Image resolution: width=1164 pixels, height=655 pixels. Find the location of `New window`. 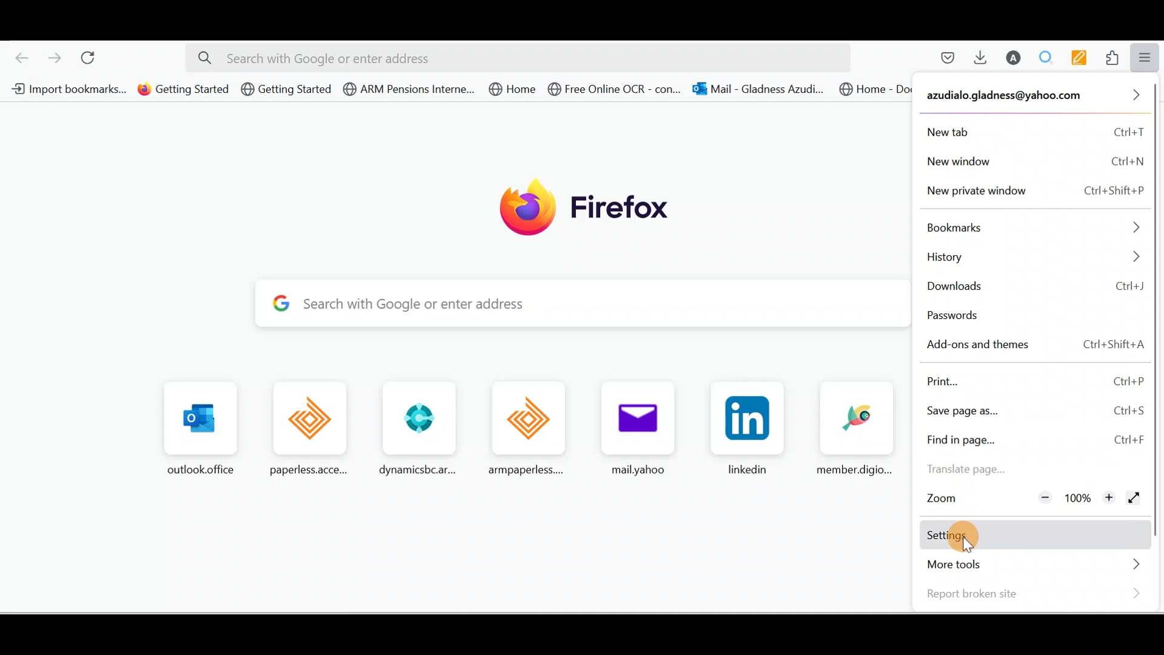

New window is located at coordinates (1035, 161).